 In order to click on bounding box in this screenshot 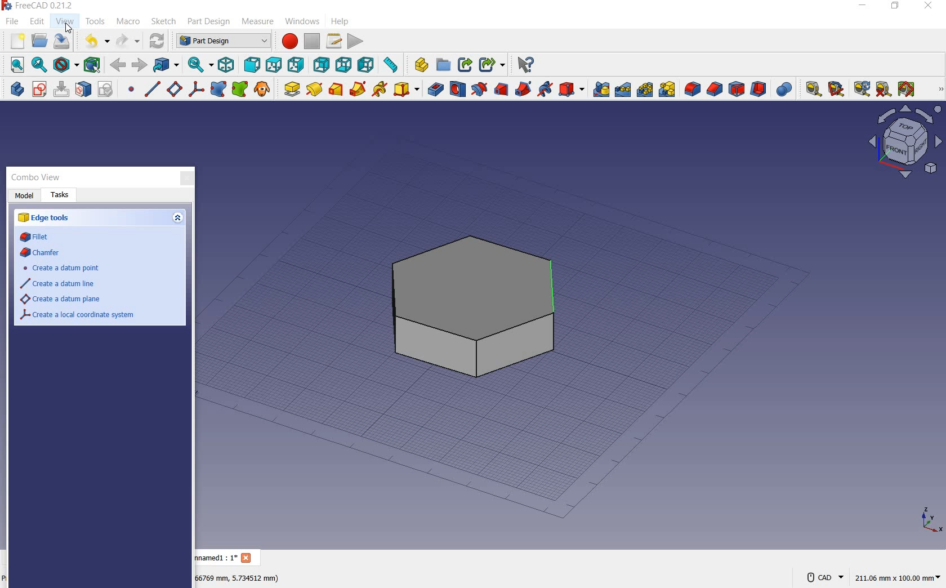, I will do `click(92, 65)`.